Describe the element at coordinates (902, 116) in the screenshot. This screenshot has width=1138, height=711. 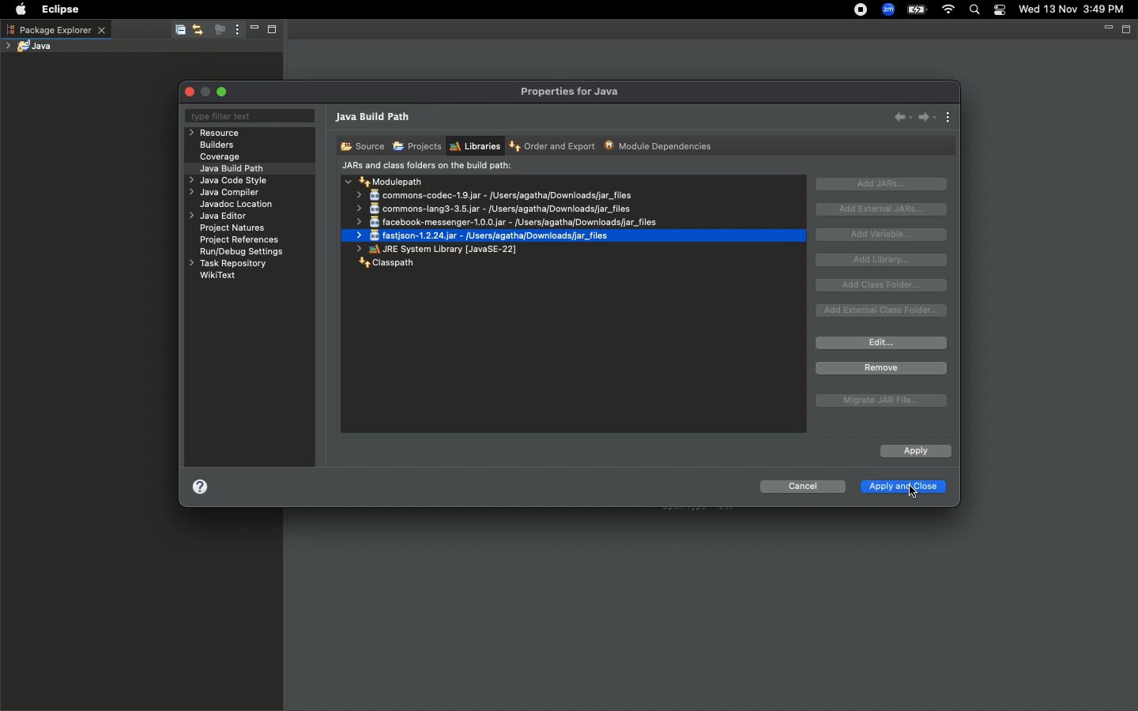
I see `Back` at that location.